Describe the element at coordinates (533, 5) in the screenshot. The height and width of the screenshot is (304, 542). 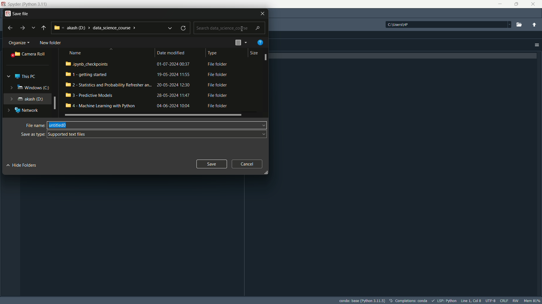
I see `close` at that location.